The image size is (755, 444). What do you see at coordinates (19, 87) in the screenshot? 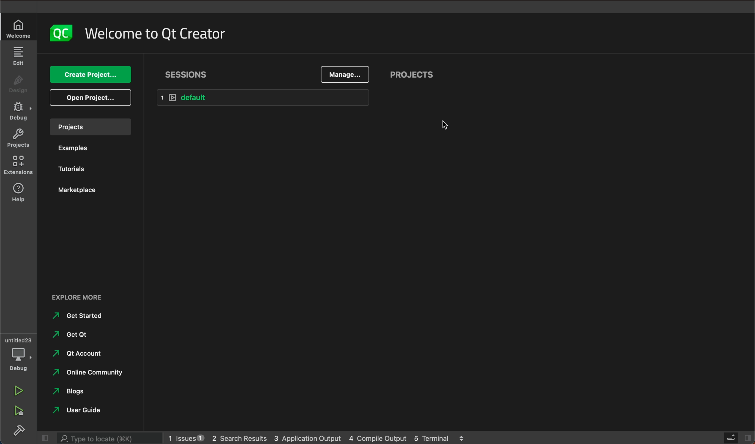
I see `design` at bounding box center [19, 87].